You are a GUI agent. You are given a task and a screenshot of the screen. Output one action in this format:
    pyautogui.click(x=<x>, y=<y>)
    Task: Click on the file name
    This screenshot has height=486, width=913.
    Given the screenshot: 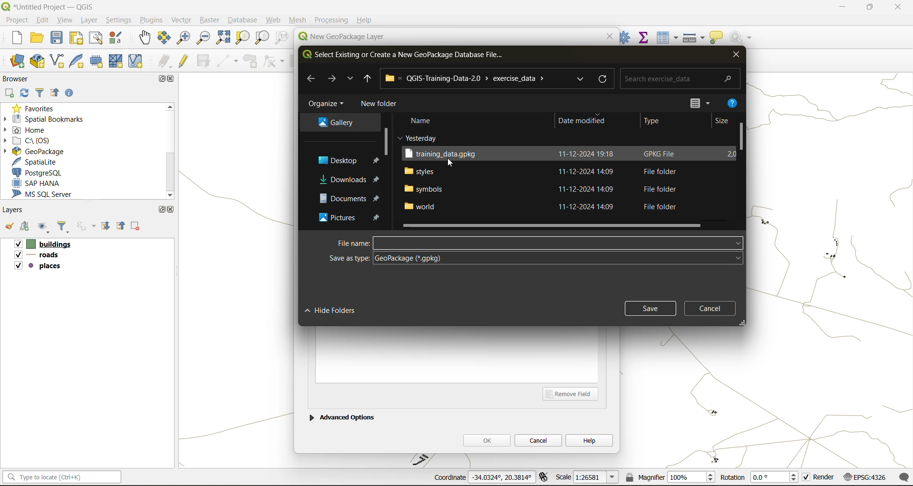 What is the action you would take?
    pyautogui.click(x=537, y=242)
    